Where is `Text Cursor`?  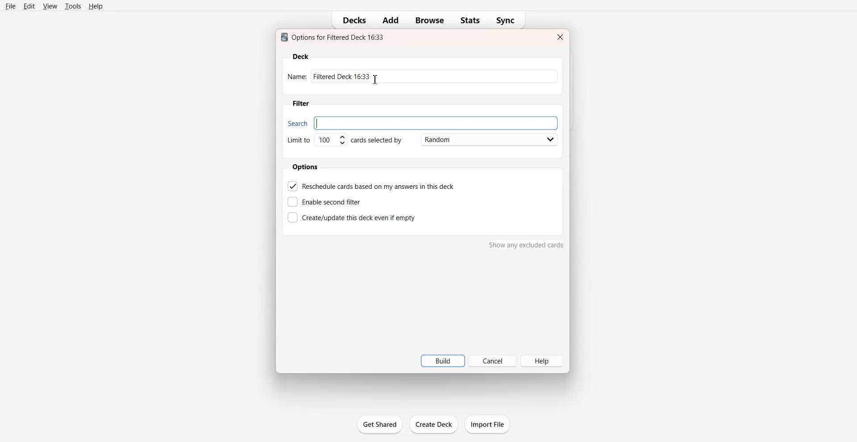
Text Cursor is located at coordinates (374, 79).